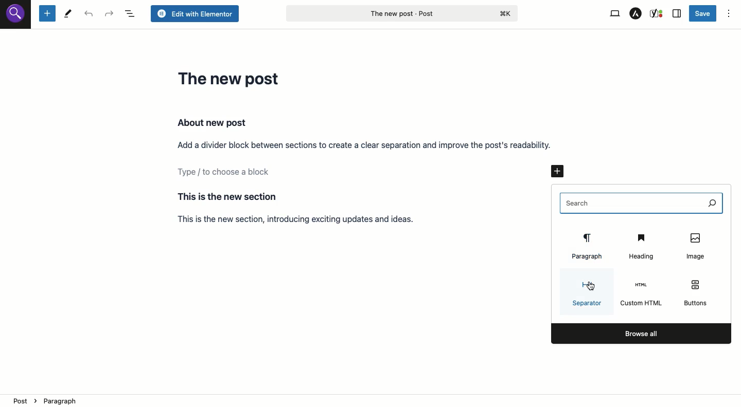 Image resolution: width=741 pixels, height=407 pixels. What do you see at coordinates (131, 14) in the screenshot?
I see `Document overview` at bounding box center [131, 14].